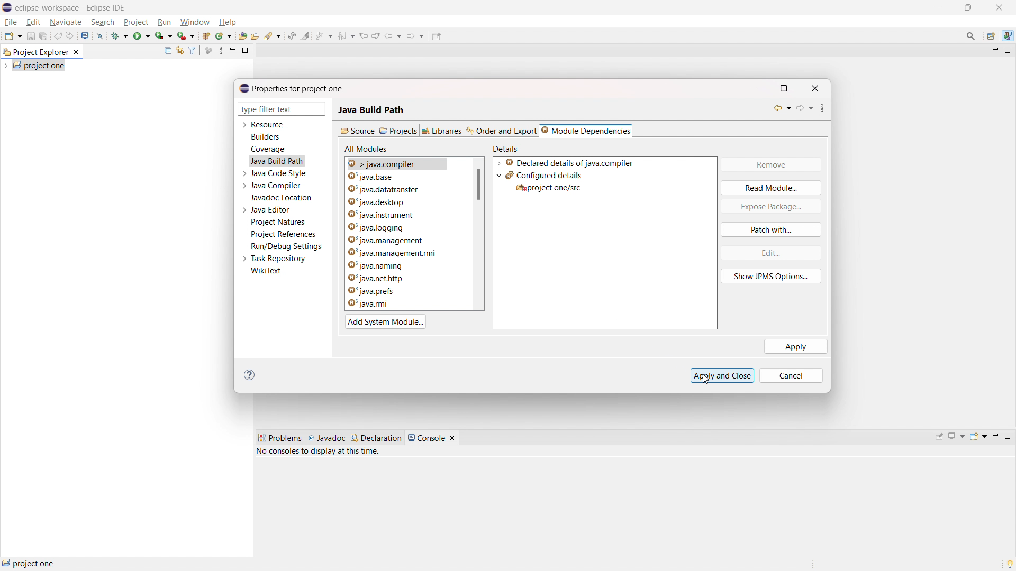 This screenshot has width=1016, height=571. I want to click on expose package, so click(771, 207).